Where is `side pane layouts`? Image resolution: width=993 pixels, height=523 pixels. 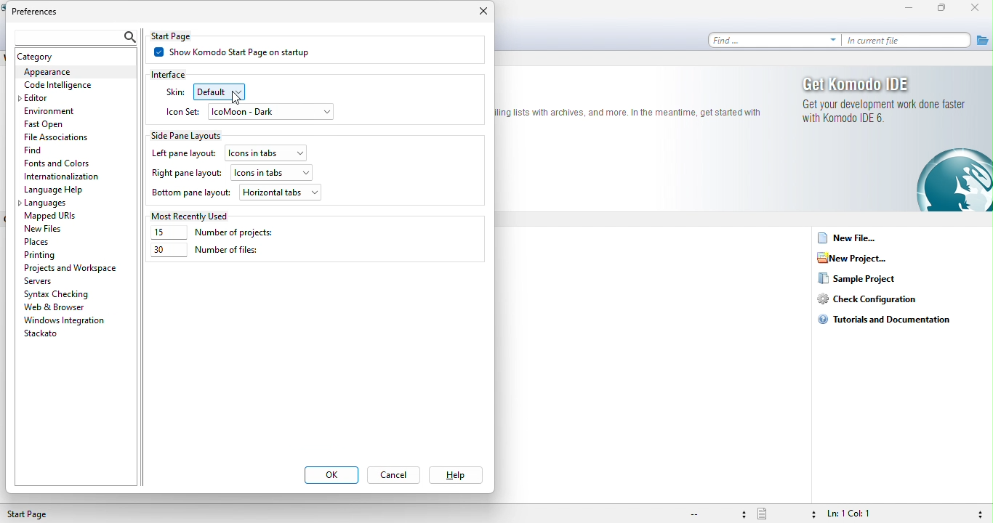
side pane layouts is located at coordinates (193, 134).